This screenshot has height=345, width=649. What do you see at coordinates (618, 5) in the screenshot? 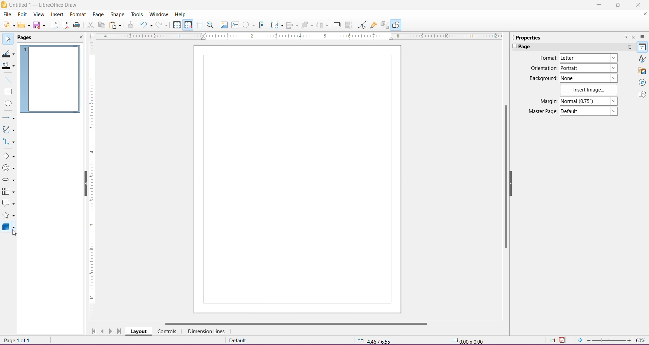
I see `Restore Down` at bounding box center [618, 5].